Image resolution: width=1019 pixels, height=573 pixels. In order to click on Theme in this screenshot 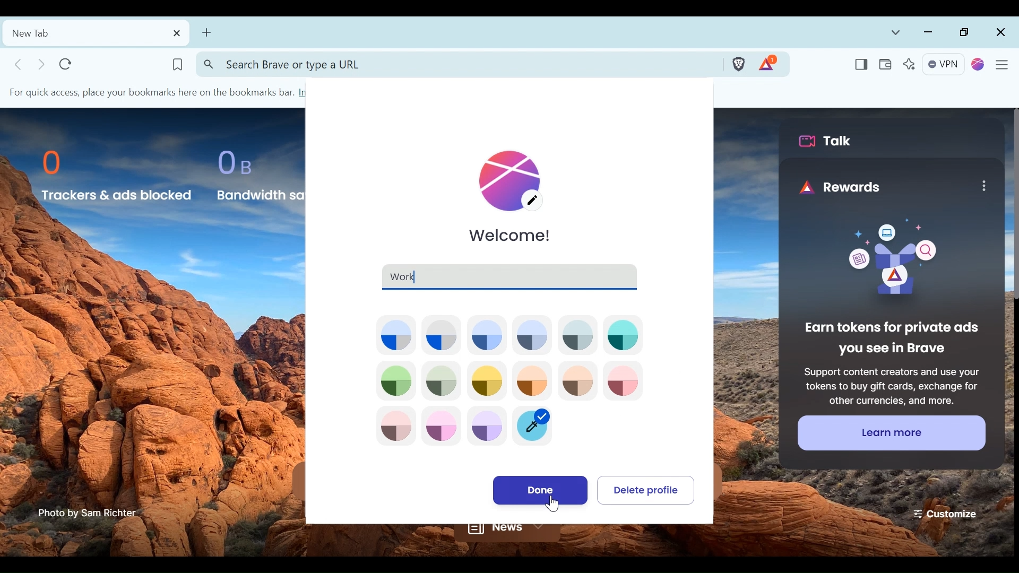, I will do `click(577, 334)`.